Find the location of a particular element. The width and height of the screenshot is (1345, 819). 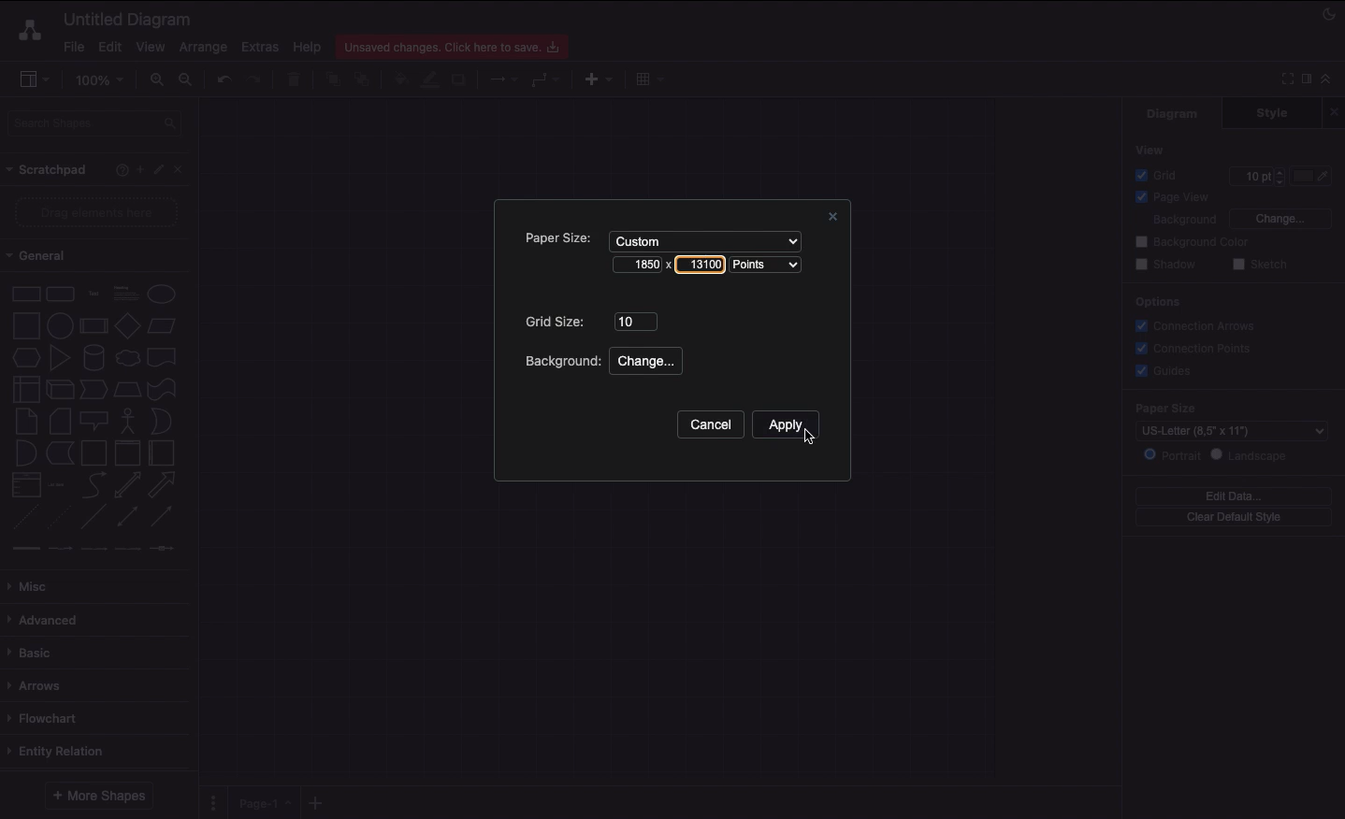

Paper size is located at coordinates (1214, 408).